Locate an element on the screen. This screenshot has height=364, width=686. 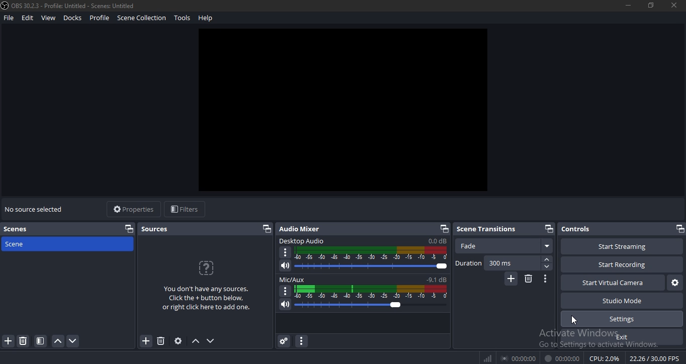
help is located at coordinates (206, 18).